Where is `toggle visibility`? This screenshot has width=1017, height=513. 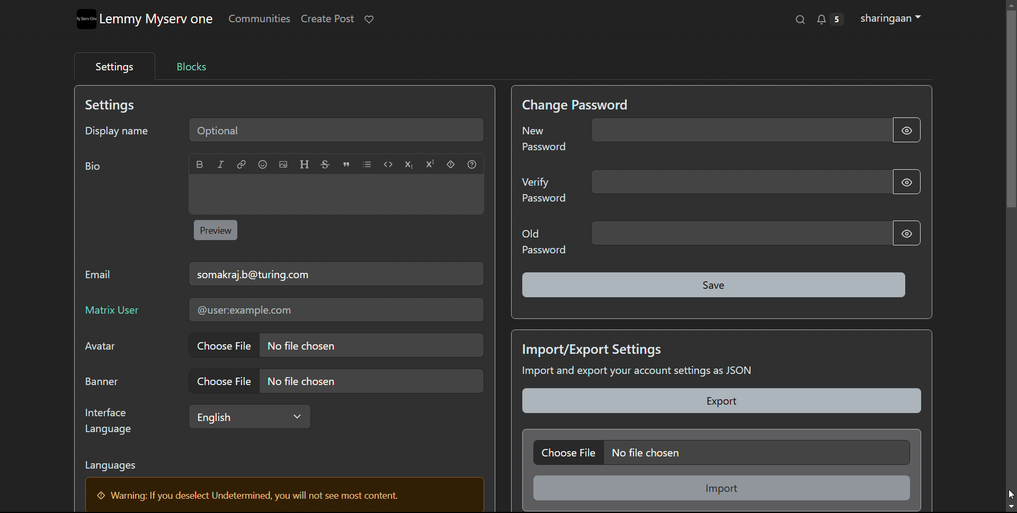
toggle visibility is located at coordinates (907, 233).